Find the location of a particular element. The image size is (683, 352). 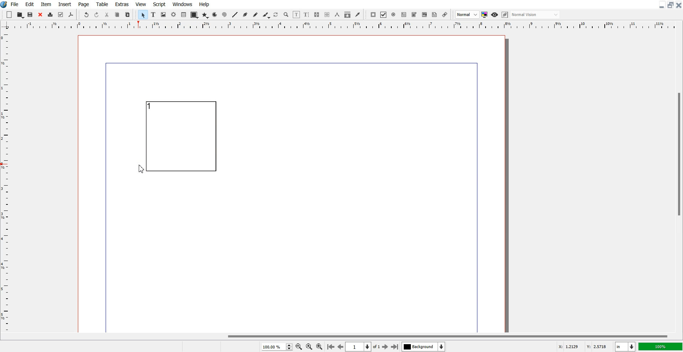

Insert is located at coordinates (64, 4).